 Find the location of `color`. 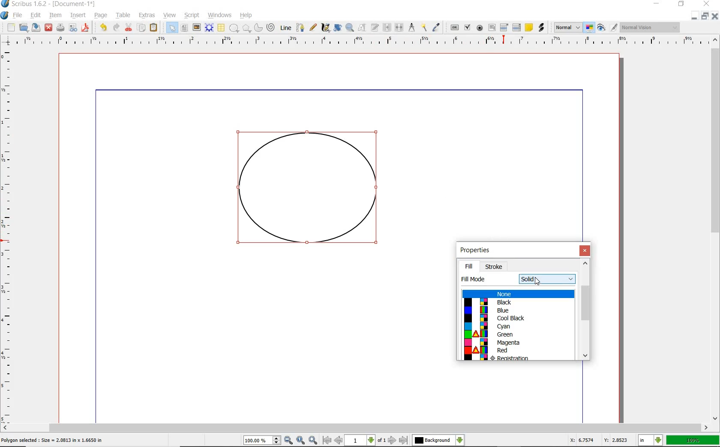

color is located at coordinates (518, 342).